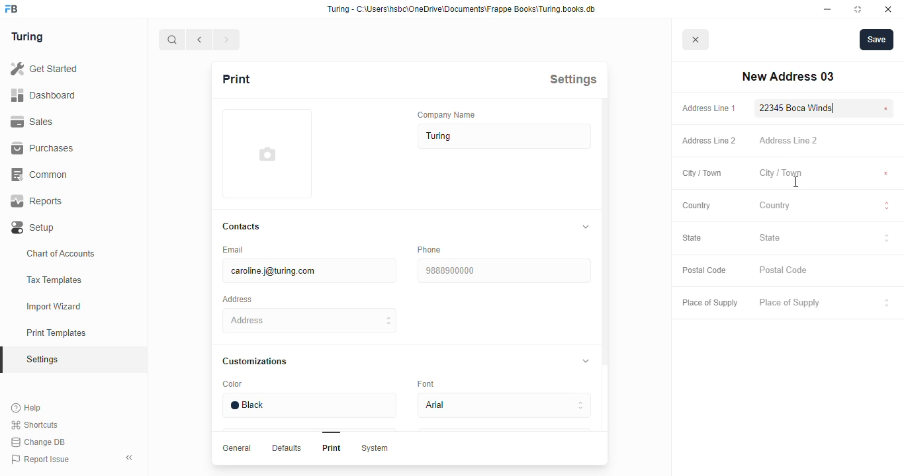 The width and height of the screenshot is (904, 476). Describe the element at coordinates (696, 40) in the screenshot. I see `cancel` at that location.